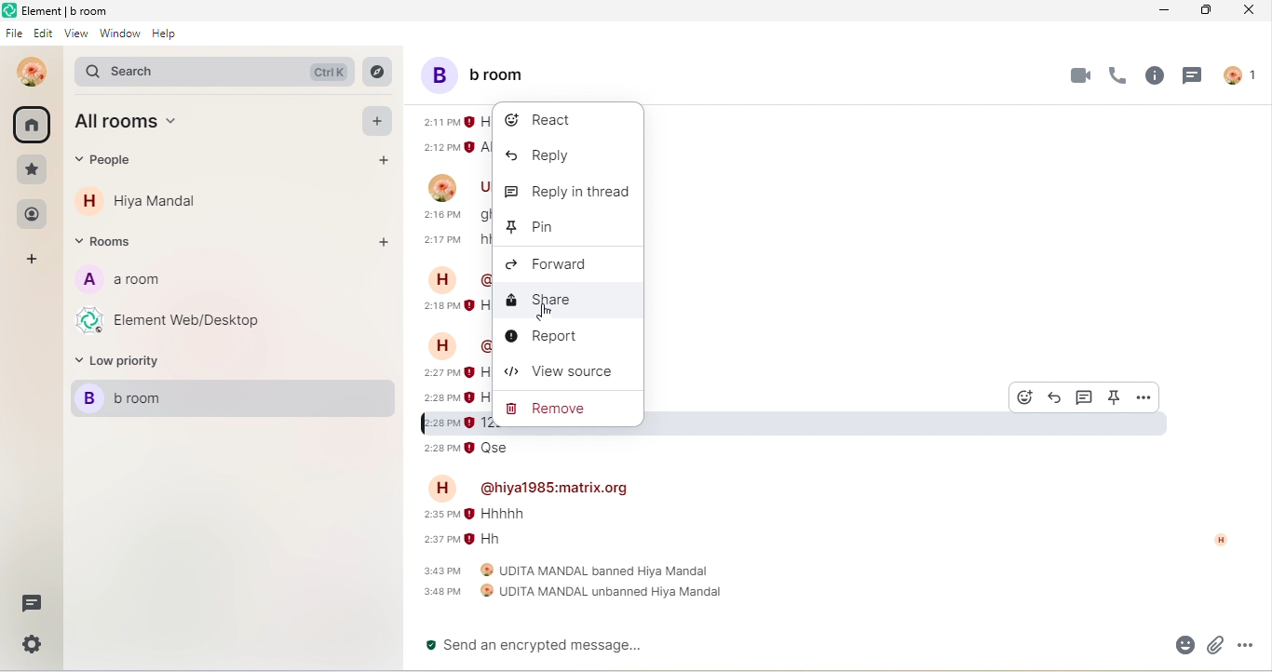 Image resolution: width=1272 pixels, height=672 pixels. Describe the element at coordinates (182, 322) in the screenshot. I see `element web/desktop` at that location.